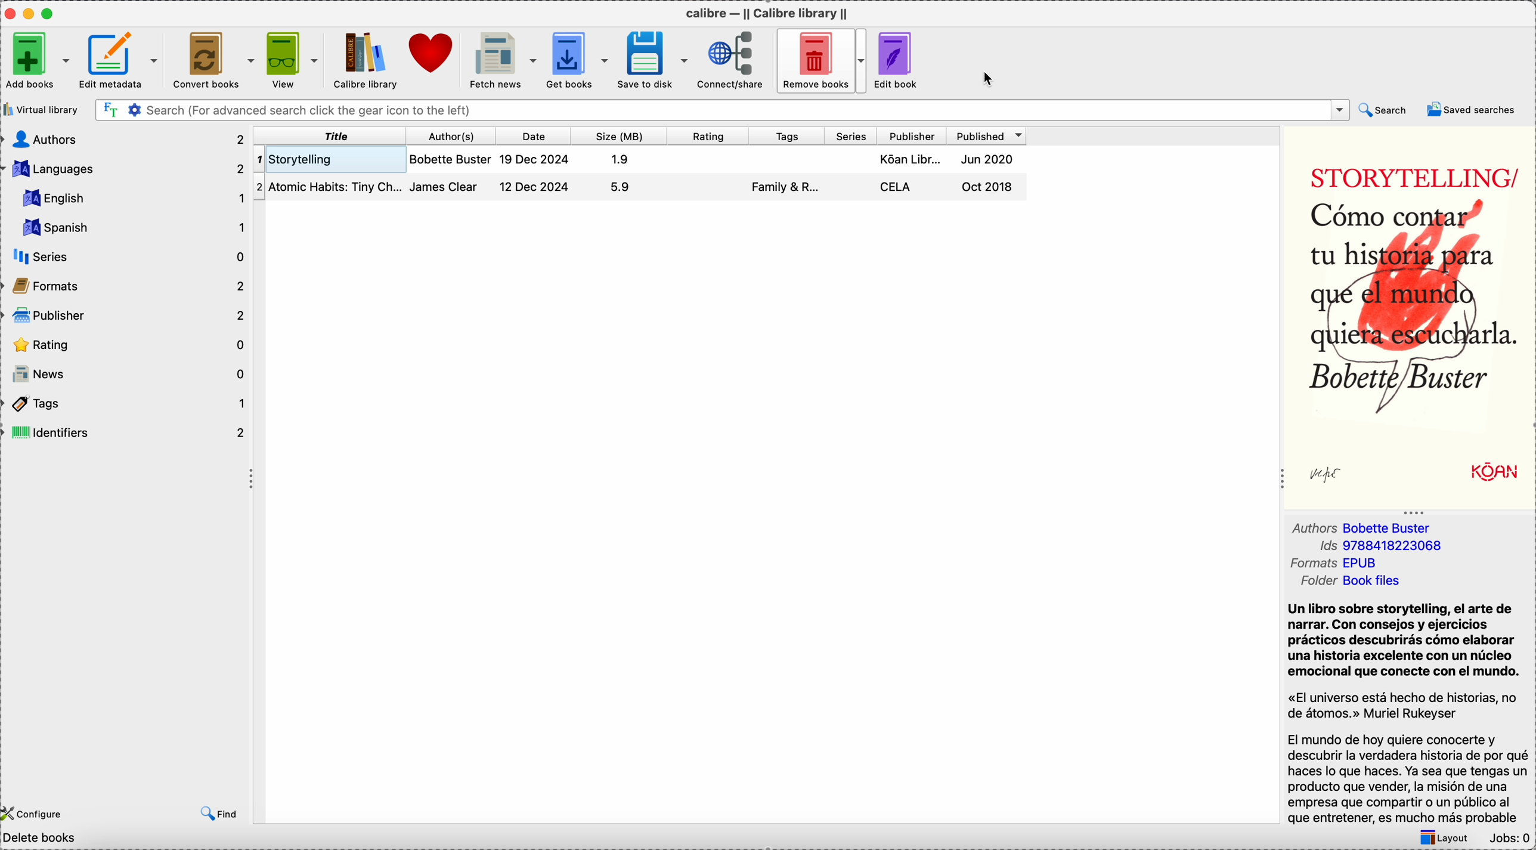 The image size is (1536, 850). I want to click on Ids 9788418223068, so click(1377, 545).